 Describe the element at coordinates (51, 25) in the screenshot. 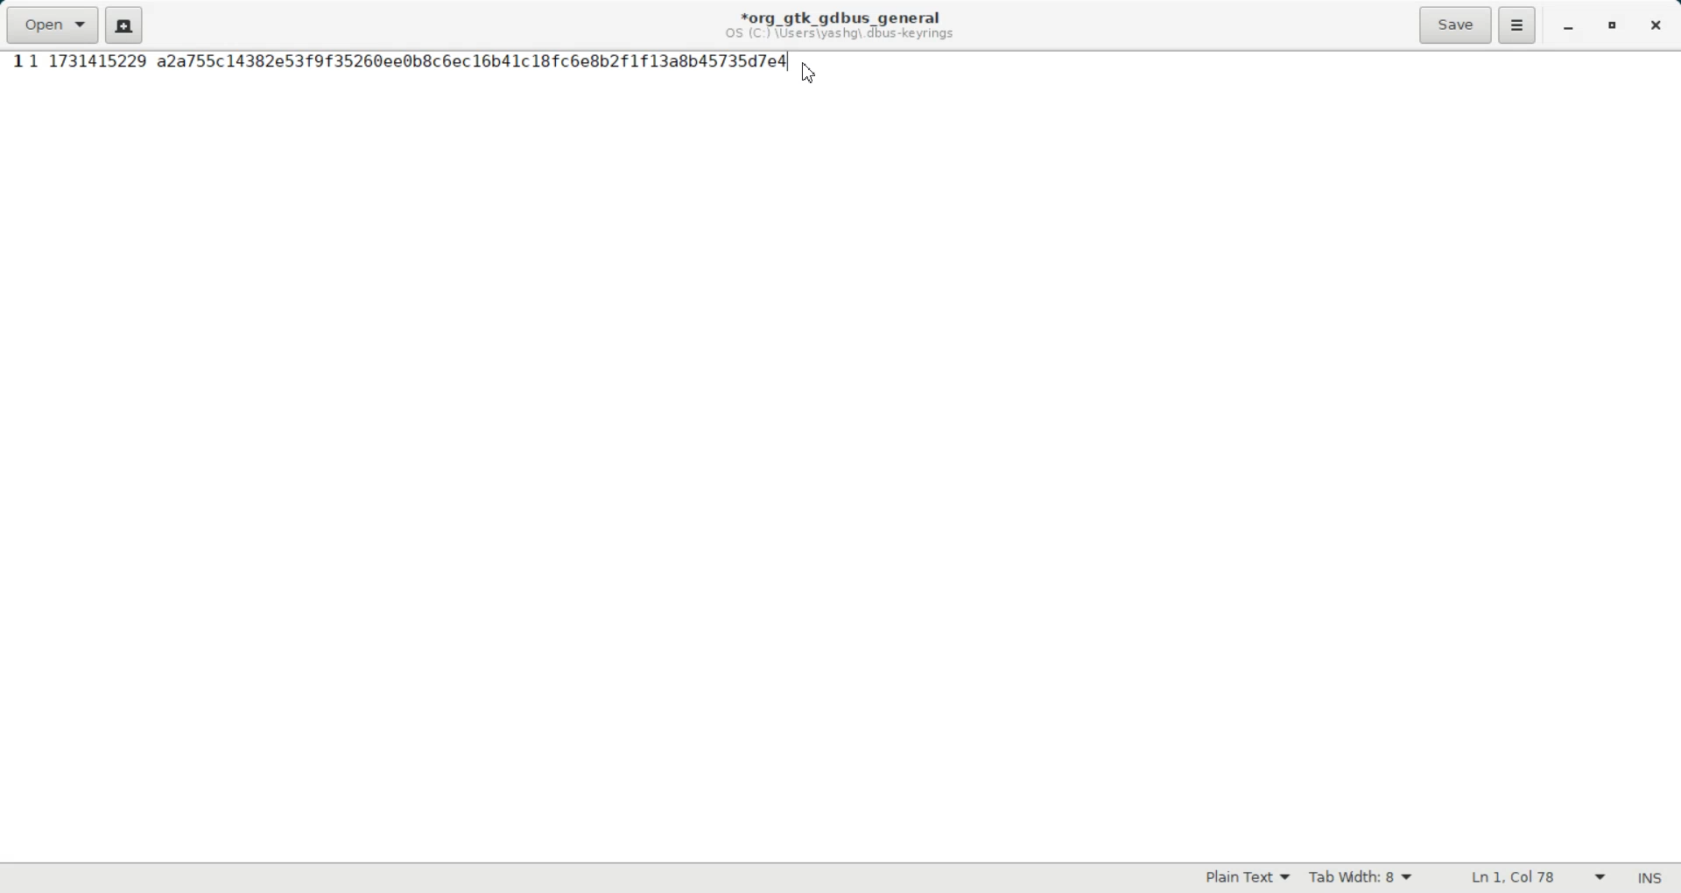

I see `Open a file` at that location.